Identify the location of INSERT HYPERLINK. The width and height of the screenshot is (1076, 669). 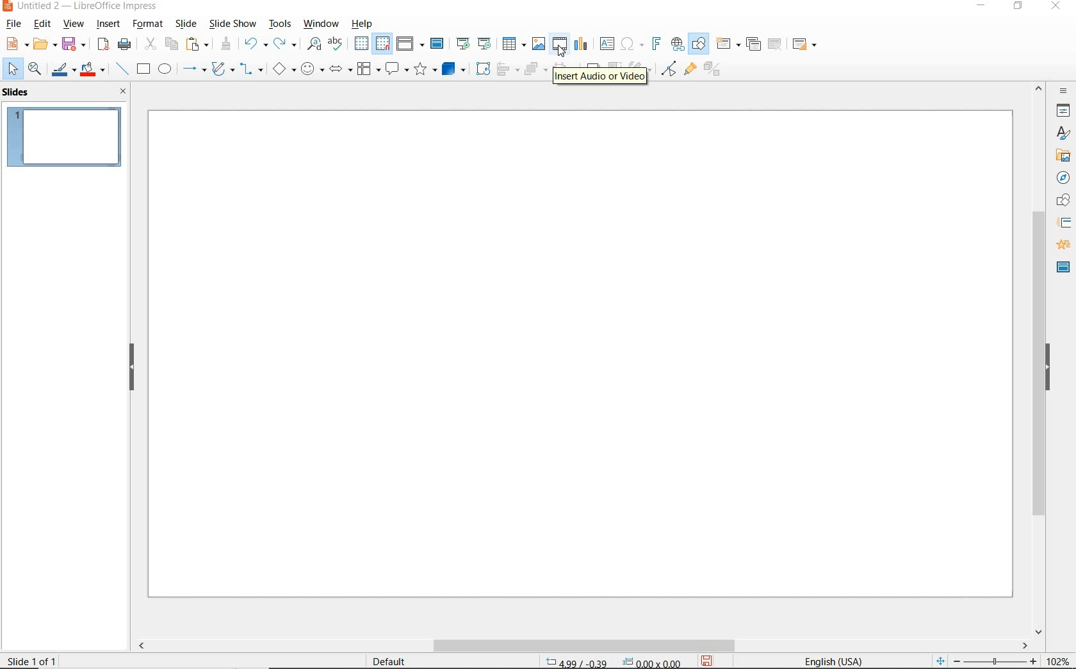
(678, 45).